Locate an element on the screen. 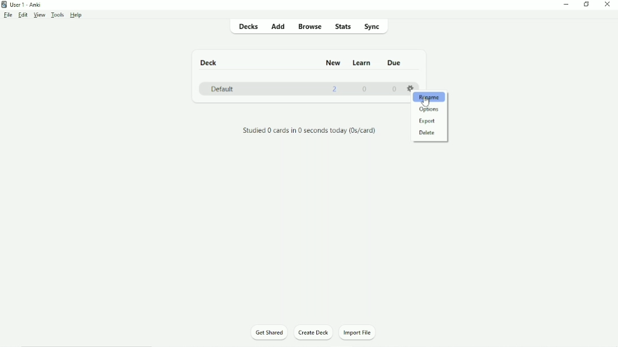 The width and height of the screenshot is (618, 347). Learn is located at coordinates (363, 63).